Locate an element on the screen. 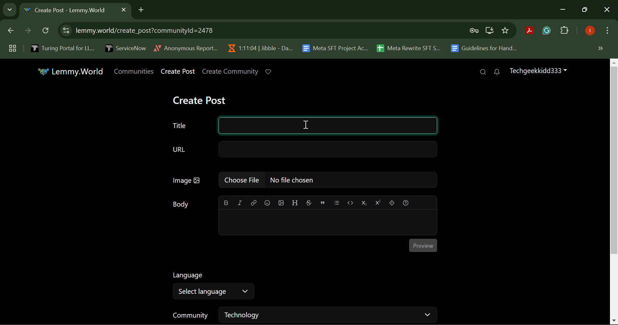 The width and height of the screenshot is (618, 325). Search Tabs is located at coordinates (8, 9).